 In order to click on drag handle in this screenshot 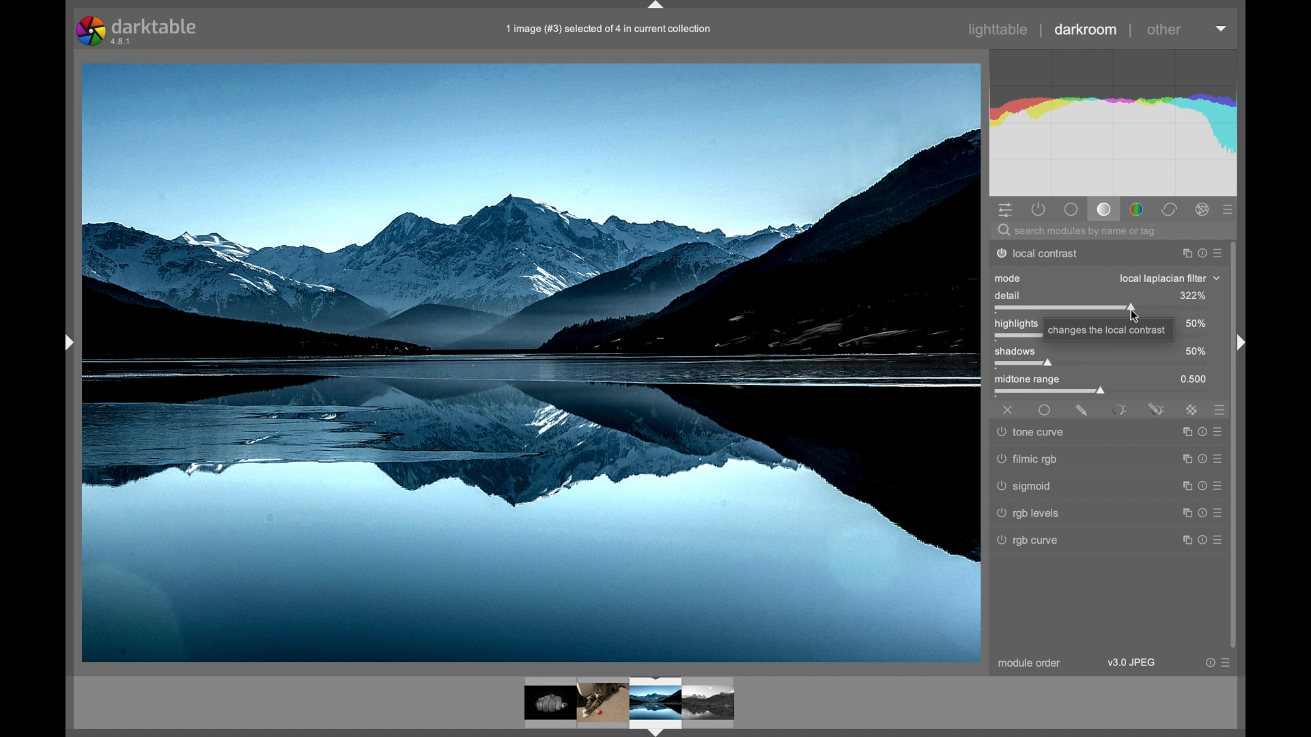, I will do `click(66, 344)`.